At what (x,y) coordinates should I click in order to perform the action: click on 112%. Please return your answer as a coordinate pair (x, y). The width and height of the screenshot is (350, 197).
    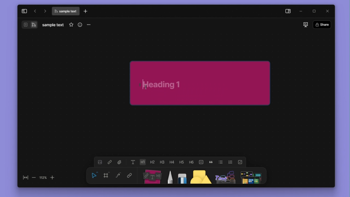
    Looking at the image, I should click on (43, 178).